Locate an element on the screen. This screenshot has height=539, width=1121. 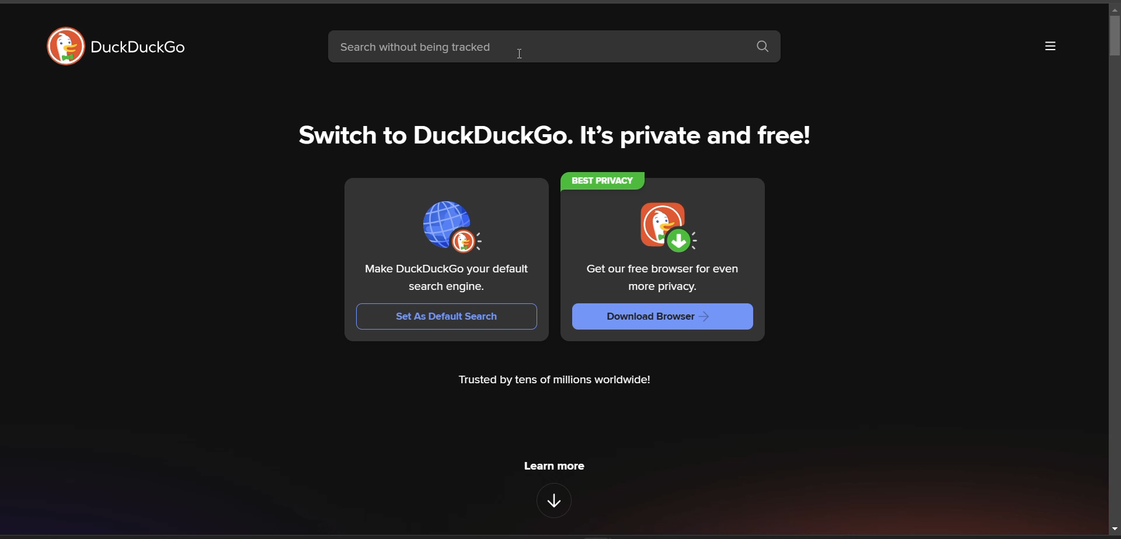
search button is located at coordinates (763, 47).